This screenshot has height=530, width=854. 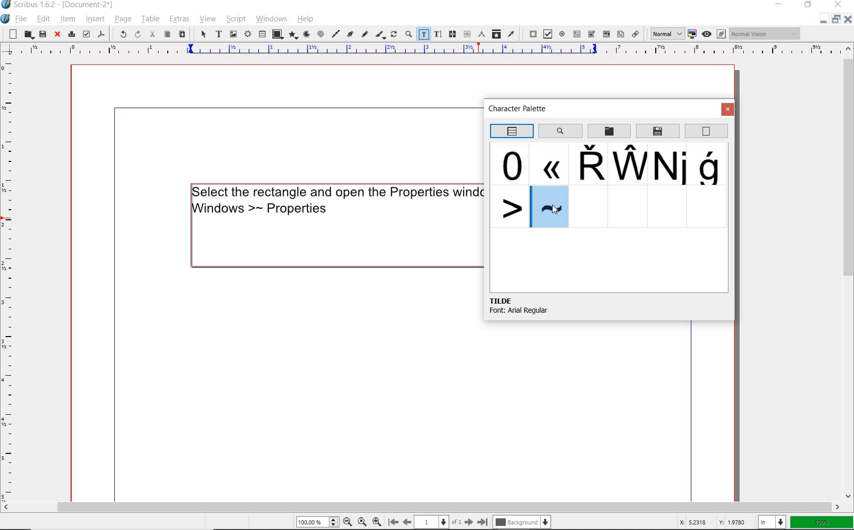 I want to click on pdf list box, so click(x=606, y=35).